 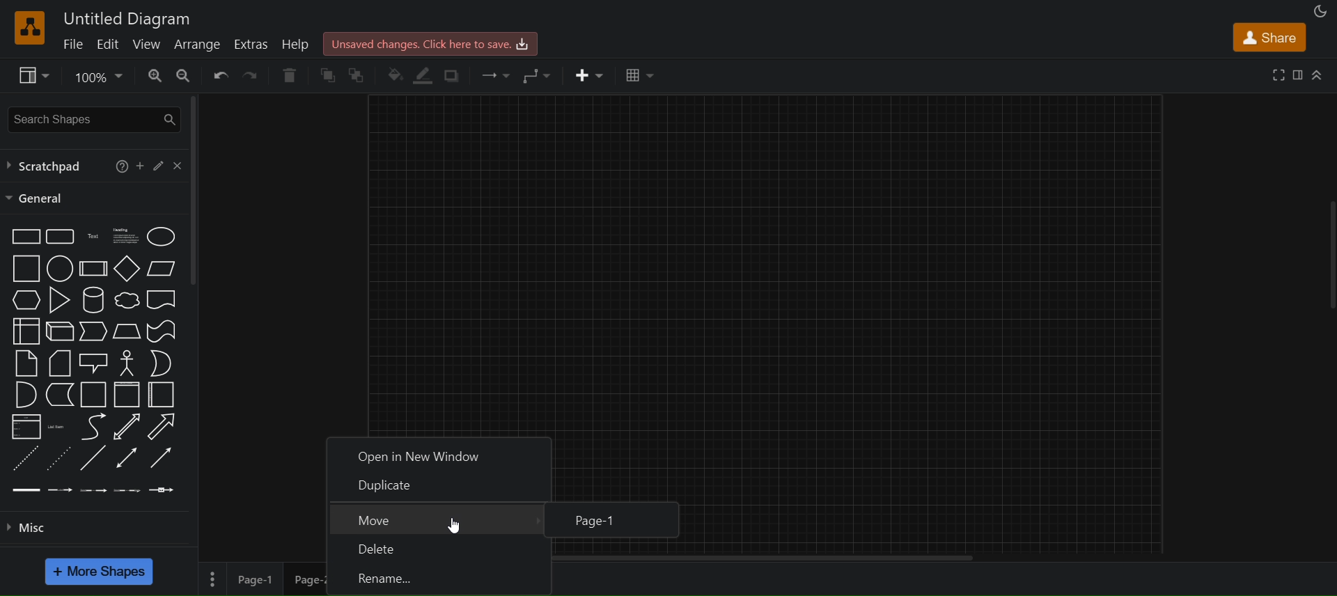 I want to click on misc, so click(x=93, y=530).